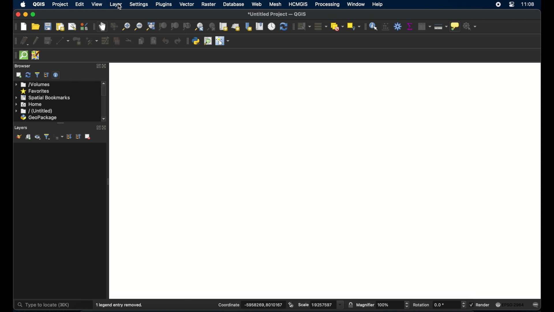 This screenshot has height=312, width=554. Describe the element at coordinates (174, 26) in the screenshot. I see `zoom to layer` at that location.